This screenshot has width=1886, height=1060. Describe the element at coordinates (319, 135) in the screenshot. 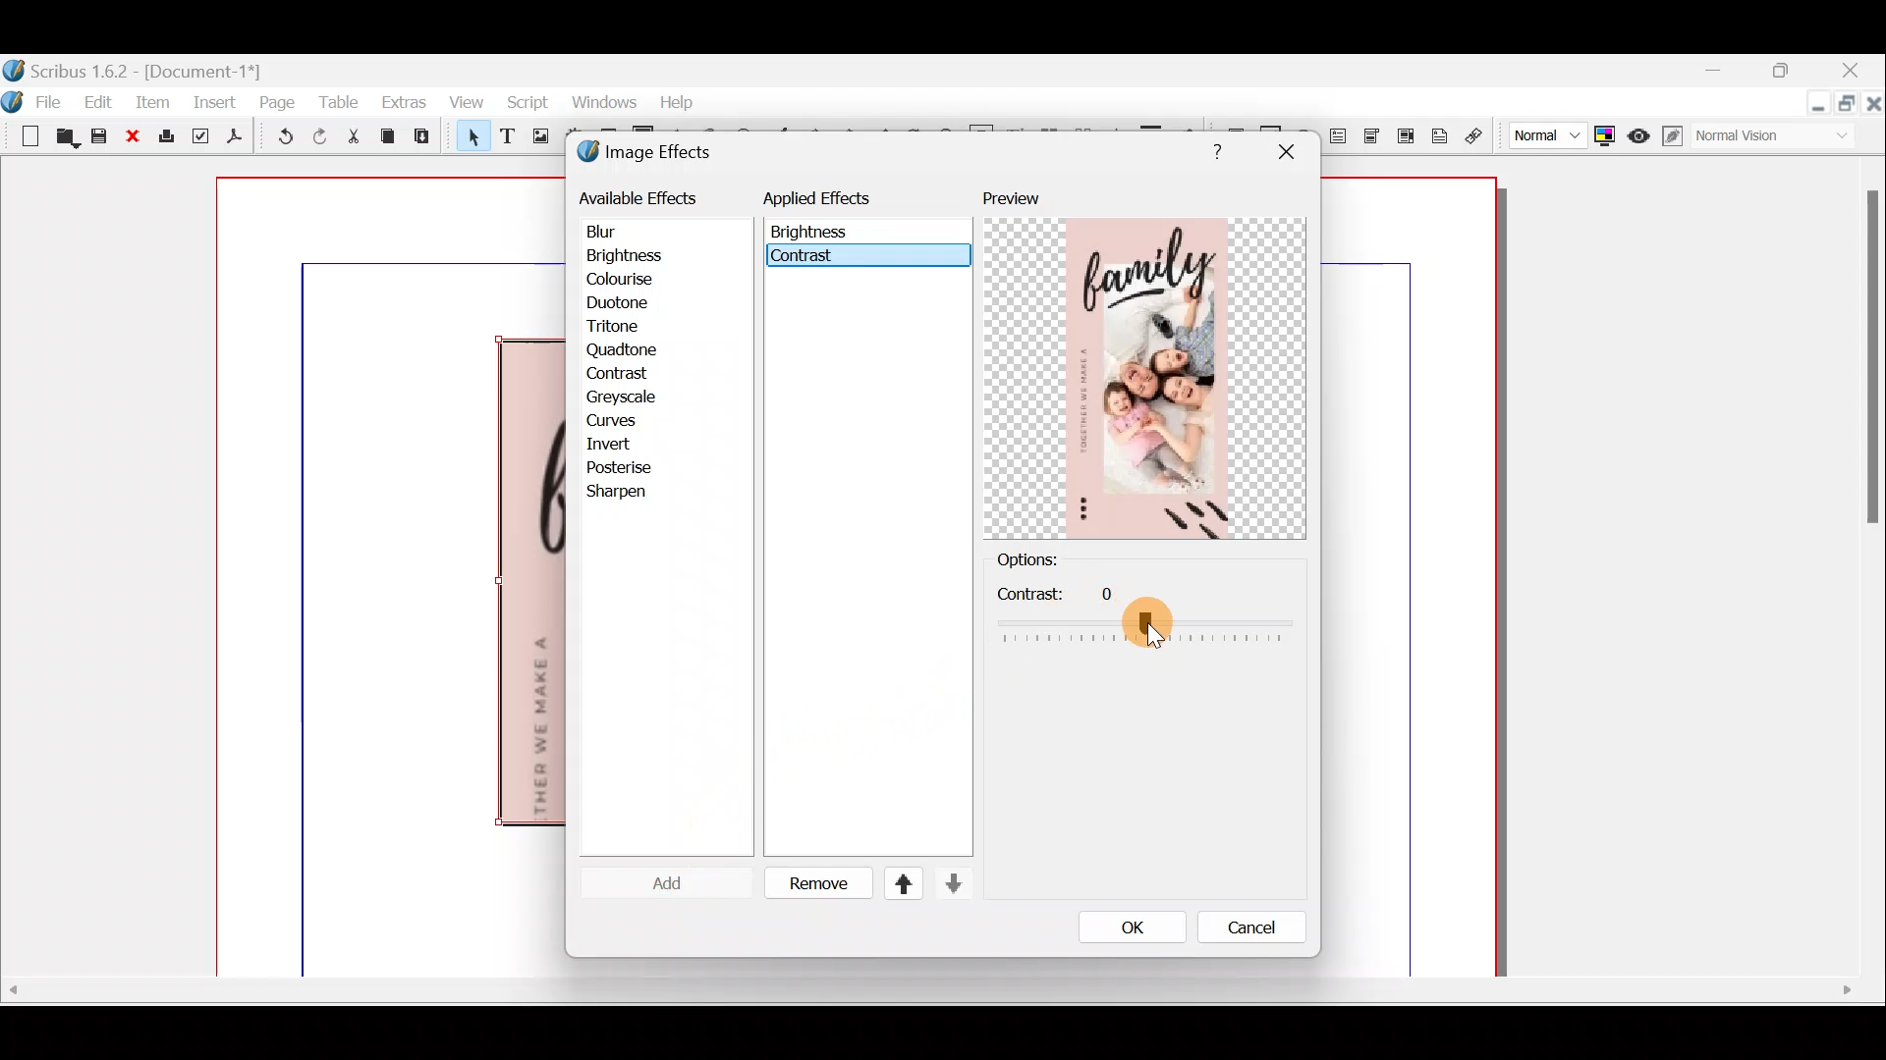

I see `Redo` at that location.